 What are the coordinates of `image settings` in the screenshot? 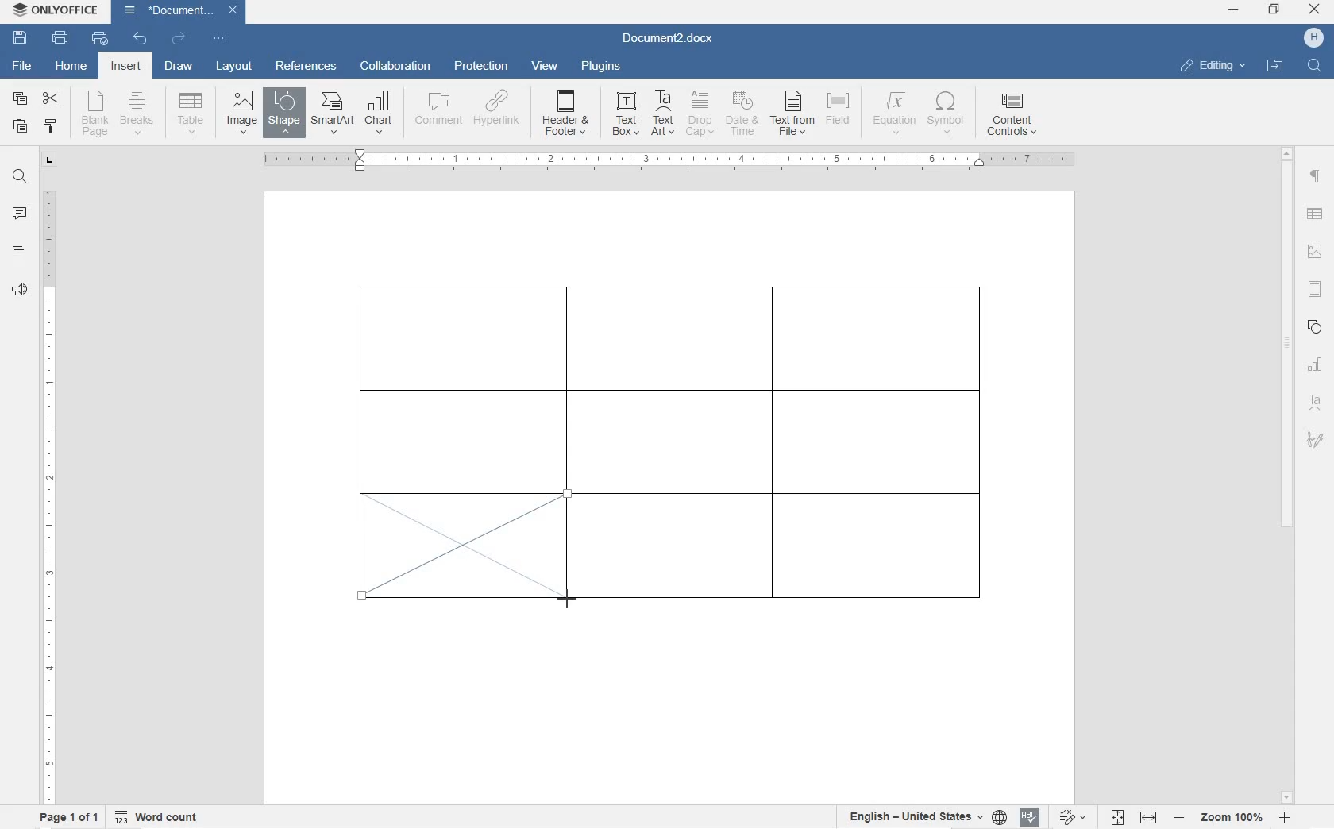 It's located at (1314, 253).